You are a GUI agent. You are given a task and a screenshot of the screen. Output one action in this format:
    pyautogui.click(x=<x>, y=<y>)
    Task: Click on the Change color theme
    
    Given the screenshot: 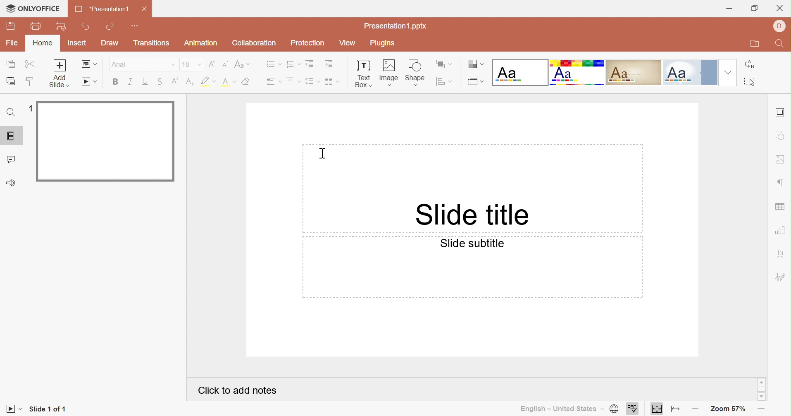 What is the action you would take?
    pyautogui.click(x=477, y=65)
    